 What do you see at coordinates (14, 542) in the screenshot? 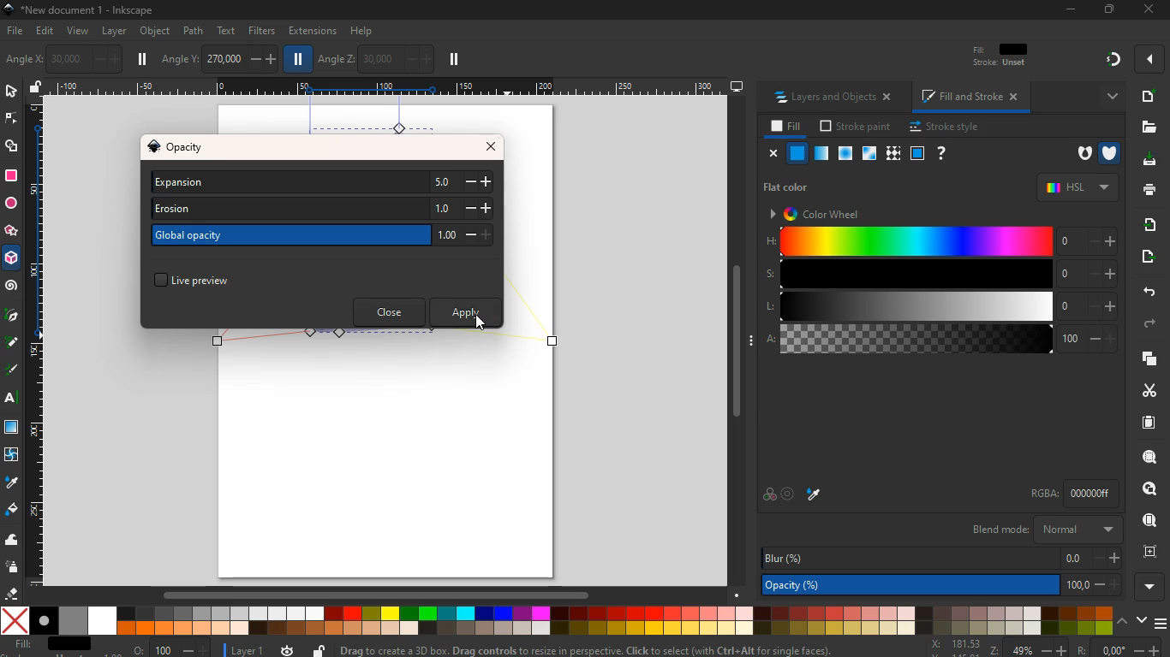
I see `wave` at bounding box center [14, 542].